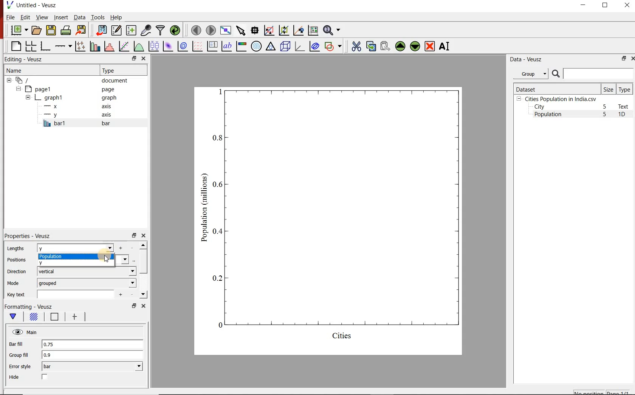 This screenshot has height=395, width=635. I want to click on paste widget from the clipboard, so click(385, 46).